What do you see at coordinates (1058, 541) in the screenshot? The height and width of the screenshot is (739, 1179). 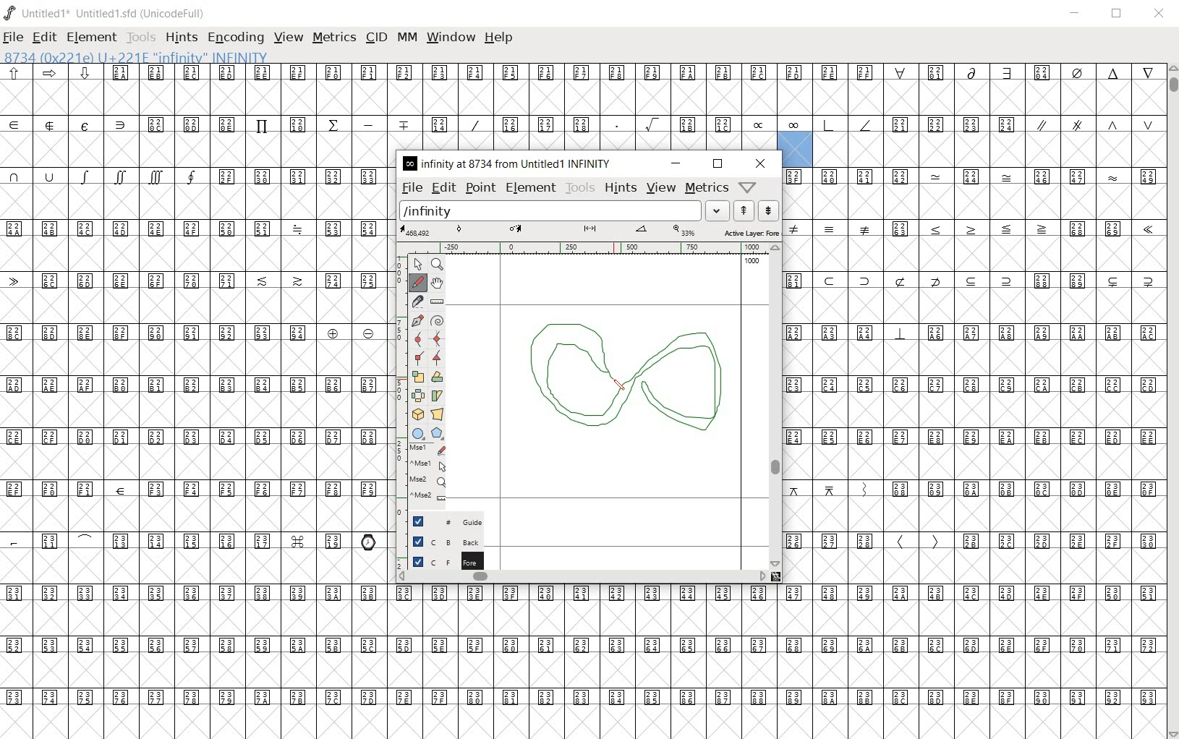 I see `Unicode code points` at bounding box center [1058, 541].